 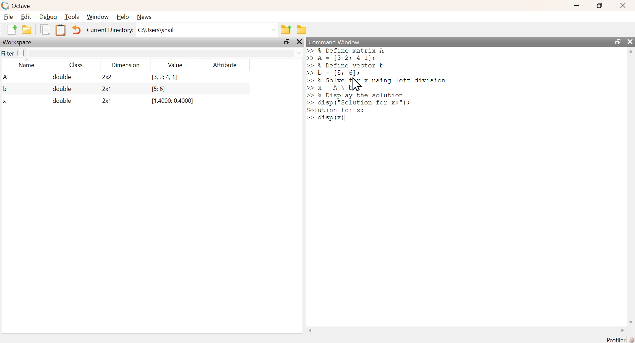 What do you see at coordinates (599, 6) in the screenshot?
I see `maximize` at bounding box center [599, 6].